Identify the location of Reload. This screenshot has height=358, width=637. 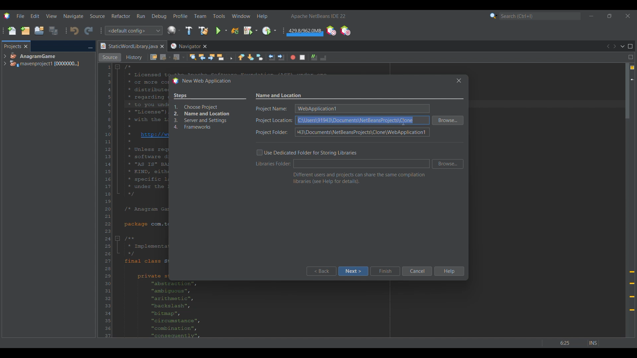
(235, 31).